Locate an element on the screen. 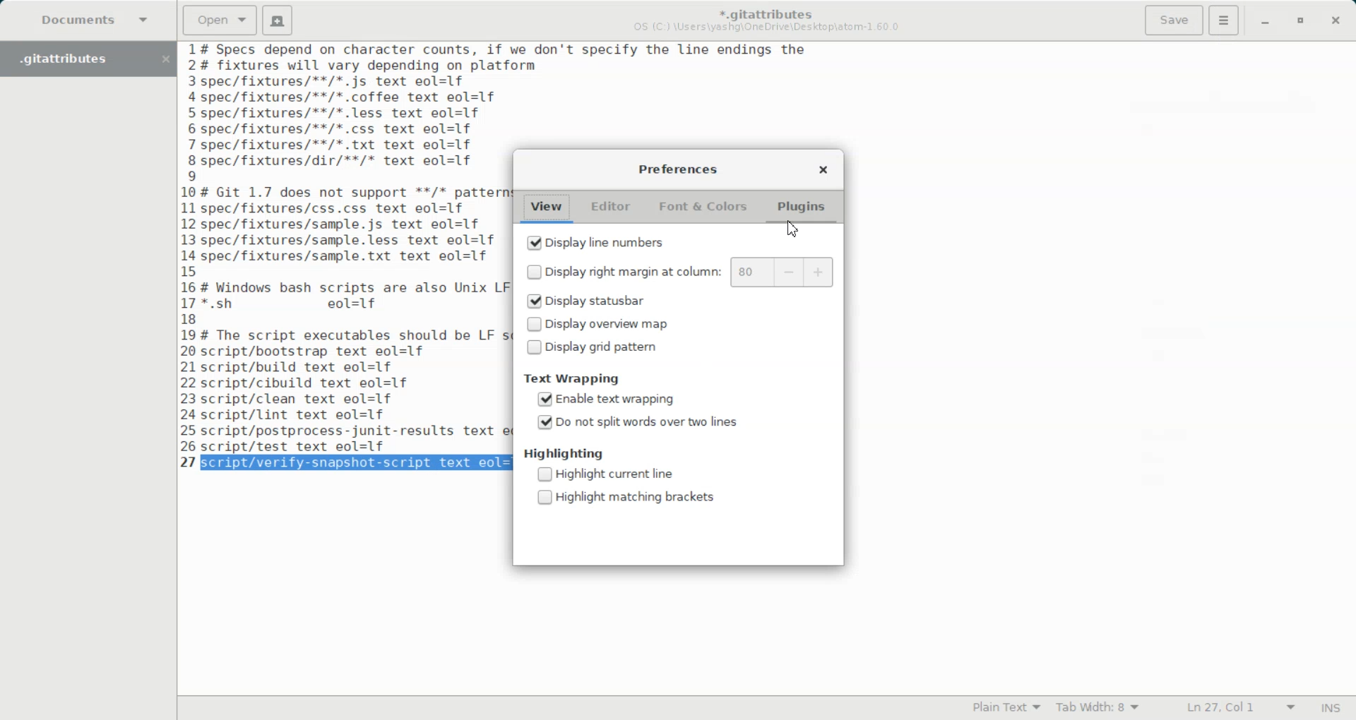 This screenshot has width=1356, height=720. Ln 27, Col 42 is located at coordinates (1235, 708).